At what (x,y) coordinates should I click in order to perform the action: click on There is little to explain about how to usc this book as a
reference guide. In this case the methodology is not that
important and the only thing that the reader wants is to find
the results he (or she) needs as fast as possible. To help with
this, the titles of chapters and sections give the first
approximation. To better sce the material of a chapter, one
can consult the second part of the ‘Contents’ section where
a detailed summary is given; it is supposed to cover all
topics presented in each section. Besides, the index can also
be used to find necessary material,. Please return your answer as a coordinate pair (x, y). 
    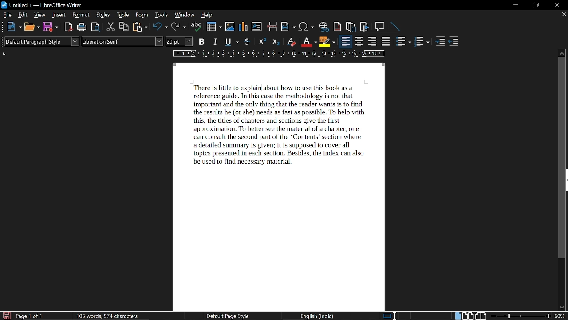
    Looking at the image, I should click on (279, 130).